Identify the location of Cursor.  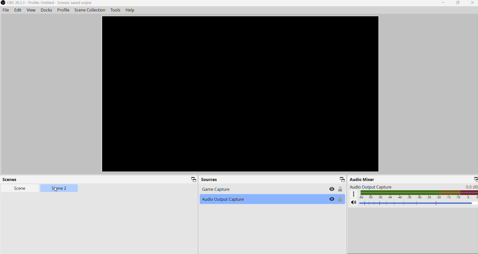
(57, 189).